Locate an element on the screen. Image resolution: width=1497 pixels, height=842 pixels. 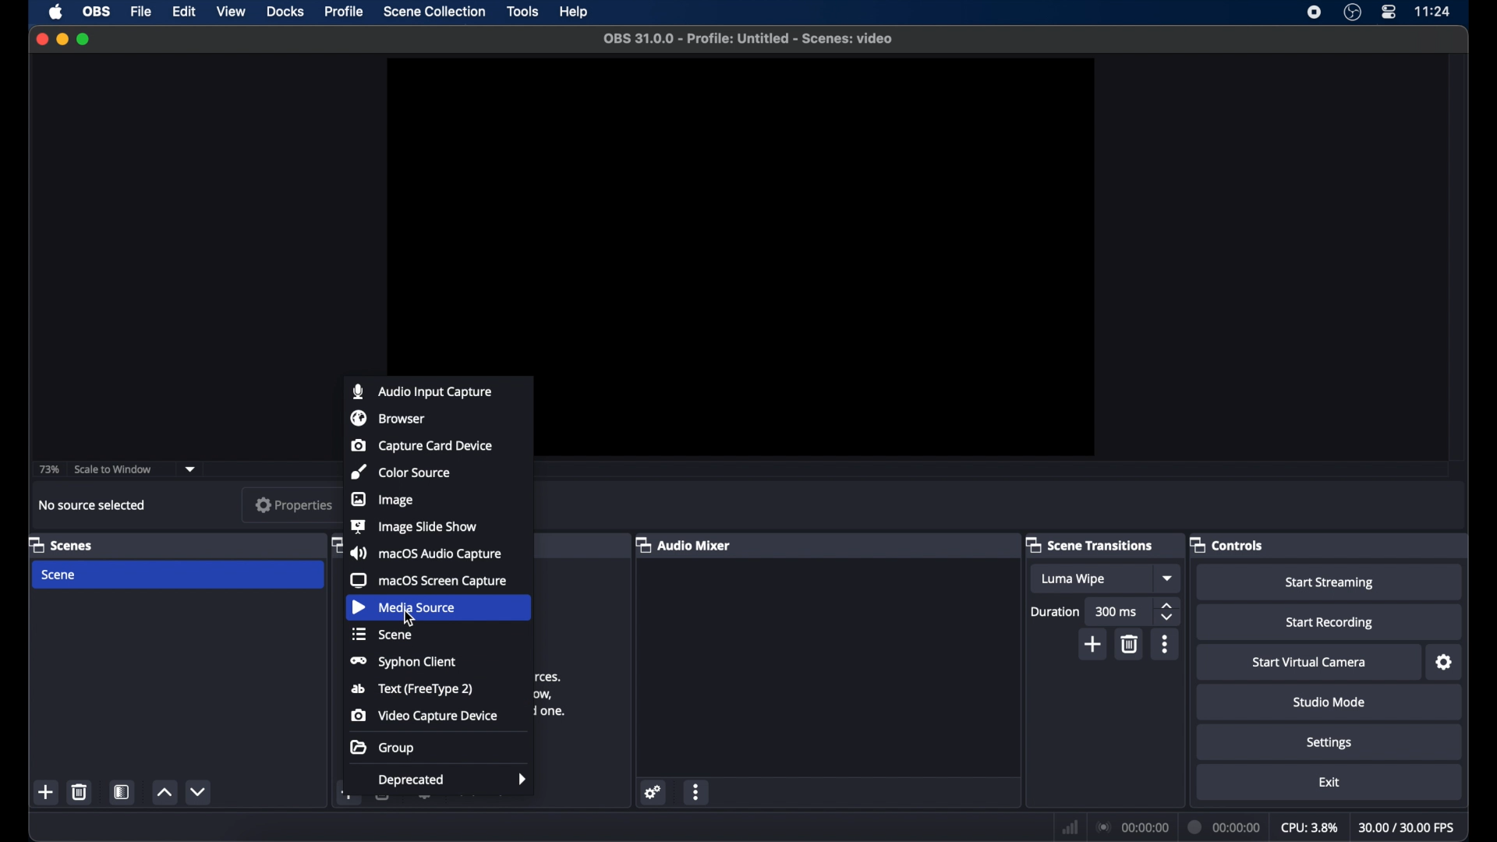
profile is located at coordinates (345, 12).